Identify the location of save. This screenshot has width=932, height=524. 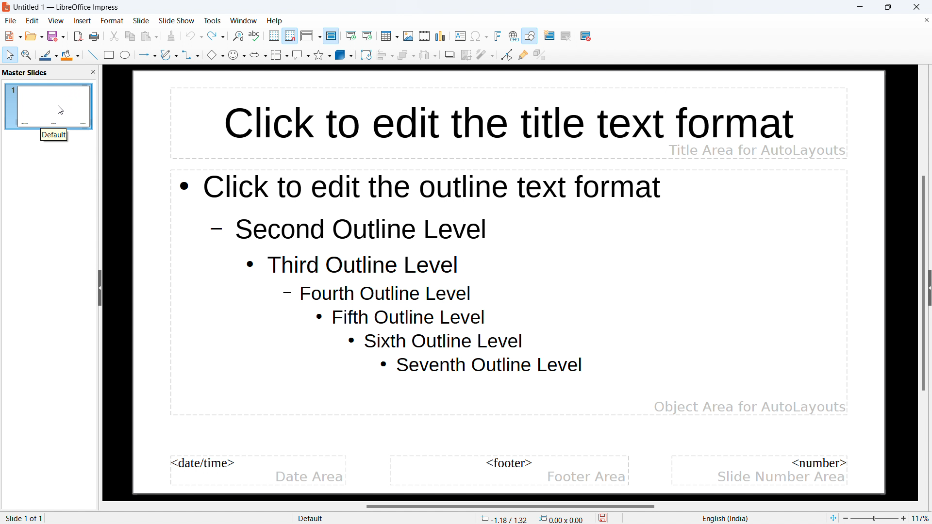
(603, 517).